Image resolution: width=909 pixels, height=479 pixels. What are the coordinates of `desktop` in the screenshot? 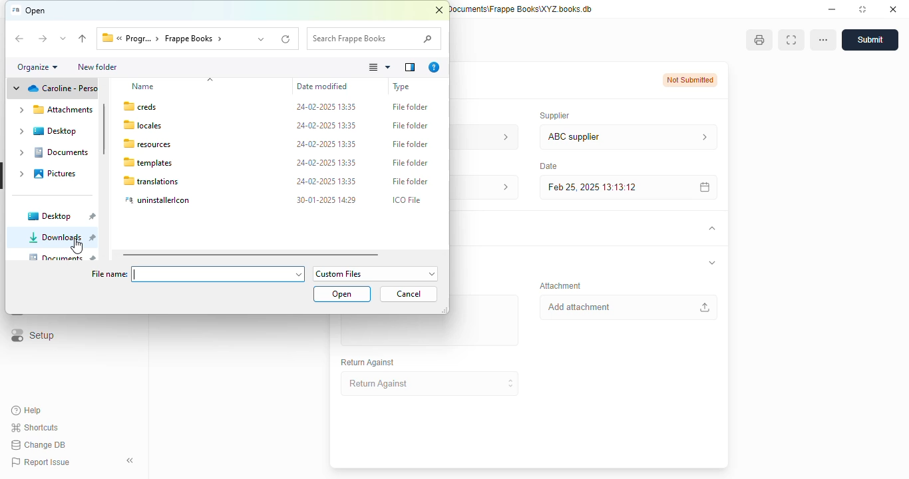 It's located at (46, 131).